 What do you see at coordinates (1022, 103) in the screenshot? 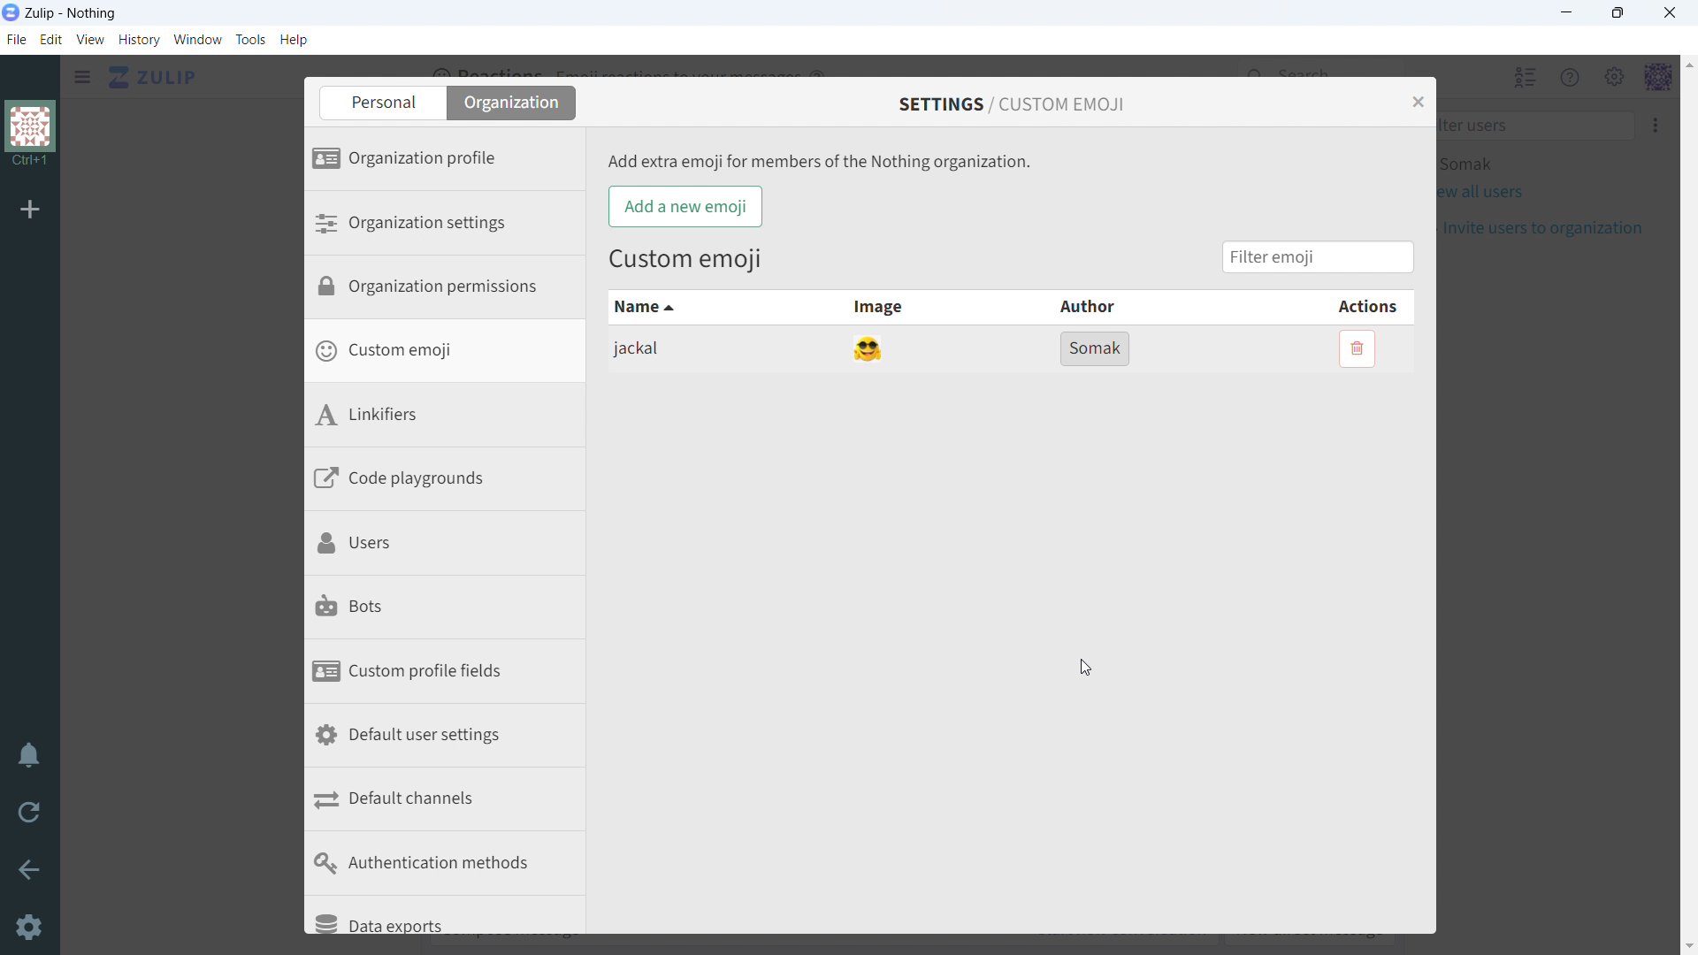
I see `settings/custom emoji` at bounding box center [1022, 103].